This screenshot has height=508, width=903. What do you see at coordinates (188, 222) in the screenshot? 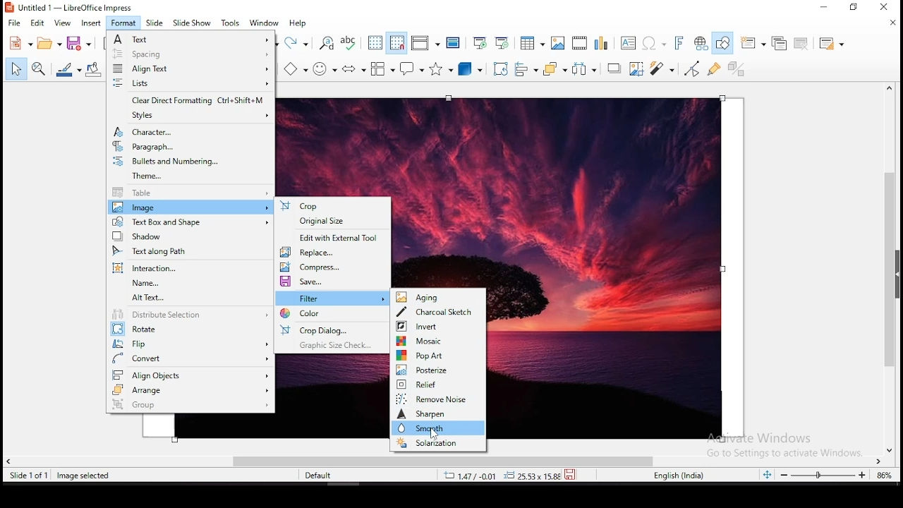
I see `text box and shape` at bounding box center [188, 222].